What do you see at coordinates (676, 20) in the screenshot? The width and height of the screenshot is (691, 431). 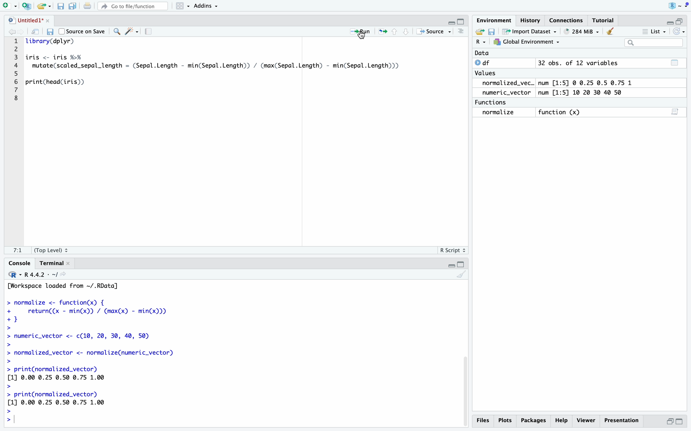 I see `Fullscreen` at bounding box center [676, 20].